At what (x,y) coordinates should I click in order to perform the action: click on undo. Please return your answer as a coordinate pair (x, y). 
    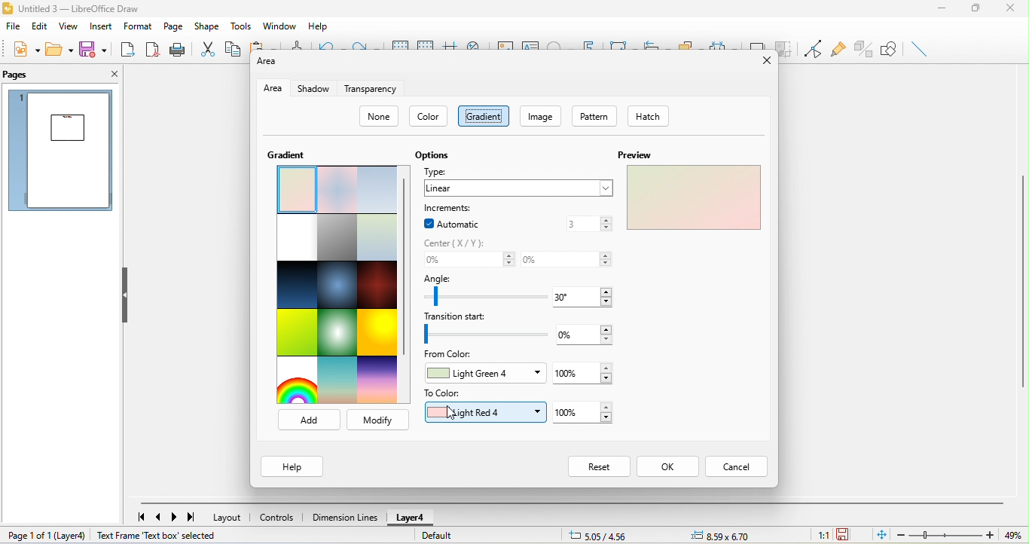
    Looking at the image, I should click on (329, 42).